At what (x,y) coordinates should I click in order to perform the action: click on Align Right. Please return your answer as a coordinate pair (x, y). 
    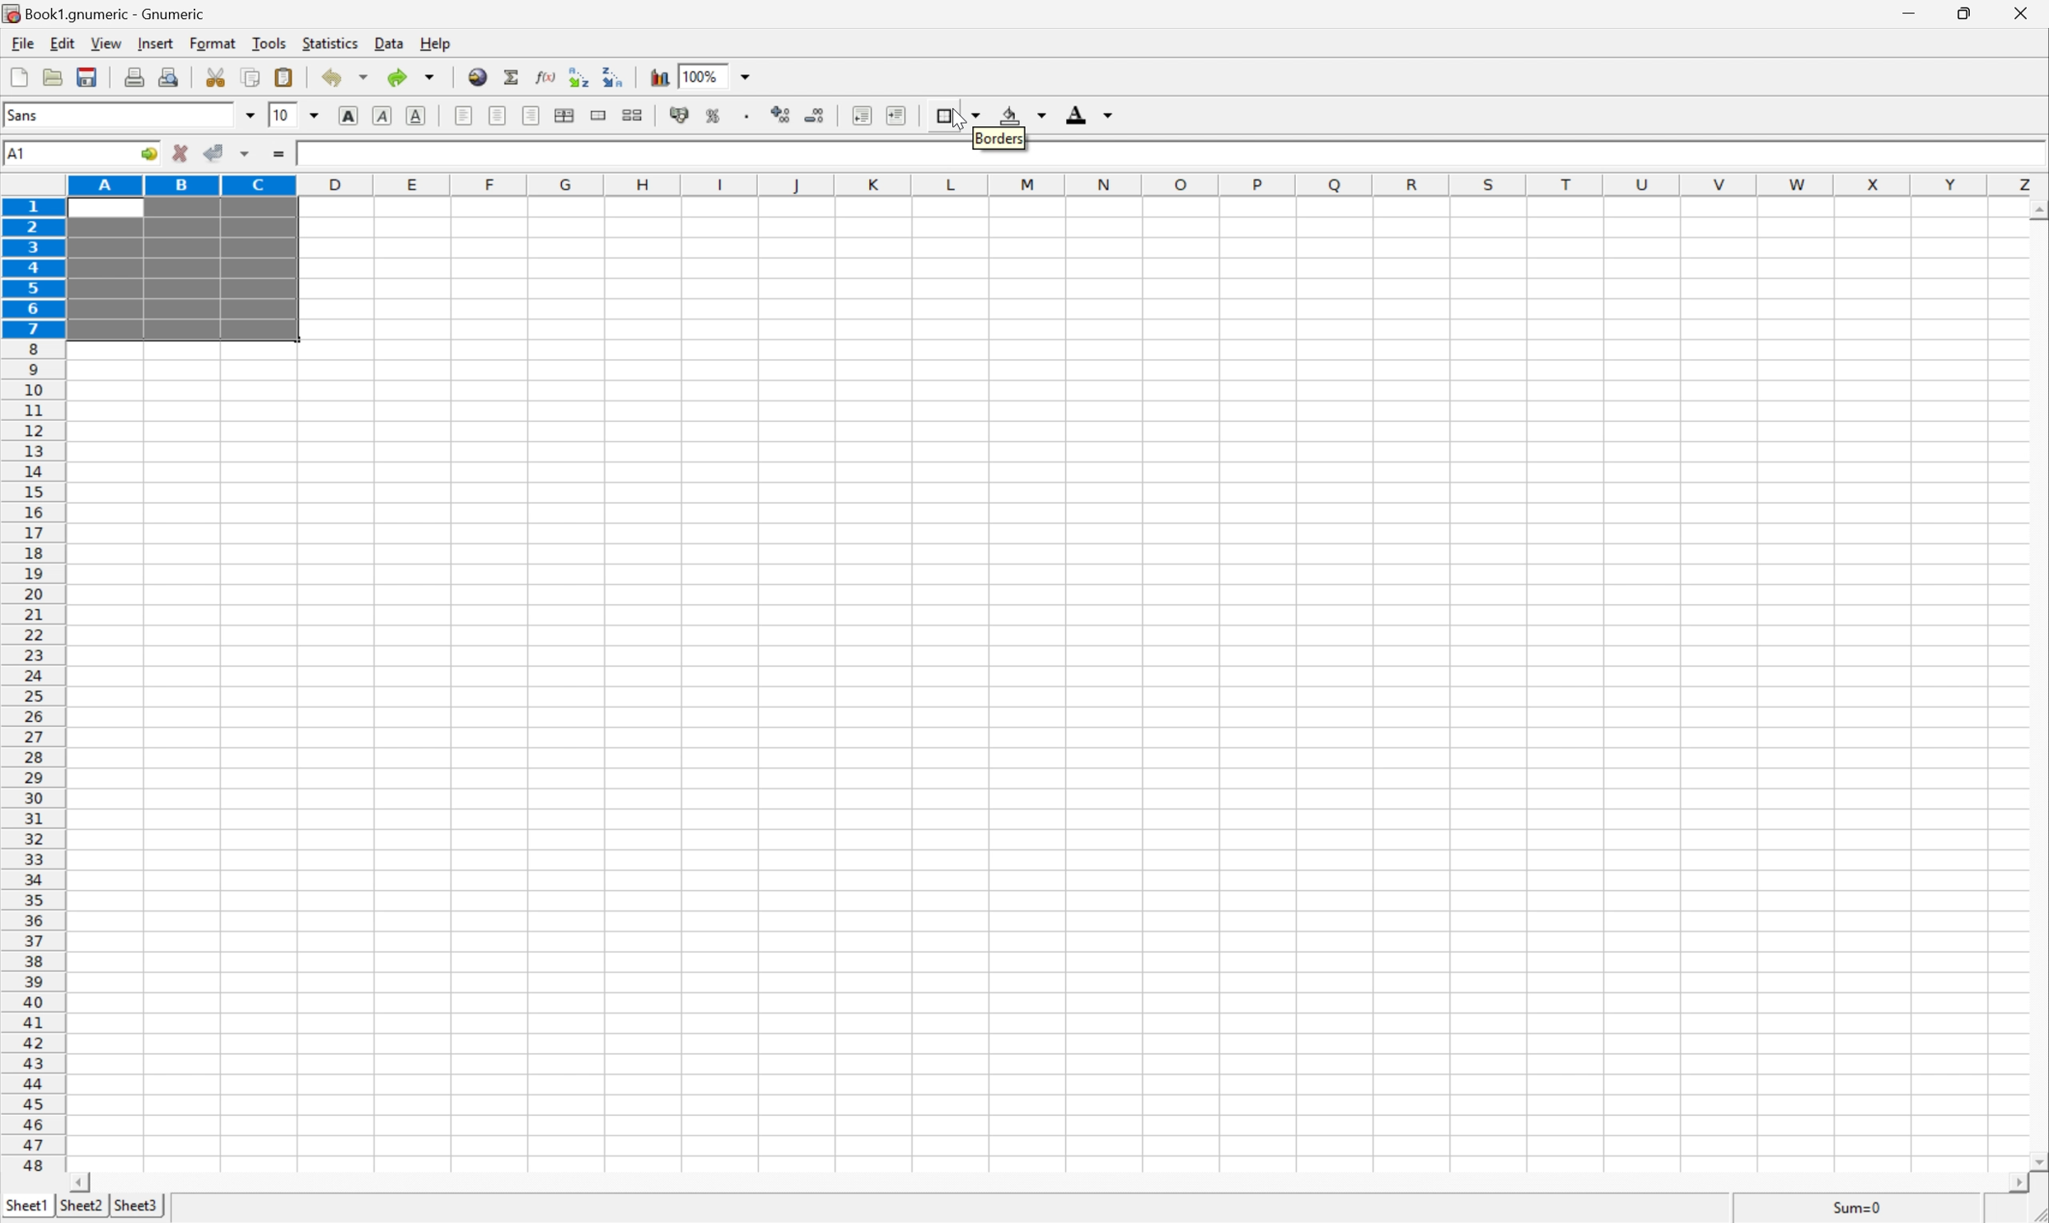
    Looking at the image, I should click on (533, 115).